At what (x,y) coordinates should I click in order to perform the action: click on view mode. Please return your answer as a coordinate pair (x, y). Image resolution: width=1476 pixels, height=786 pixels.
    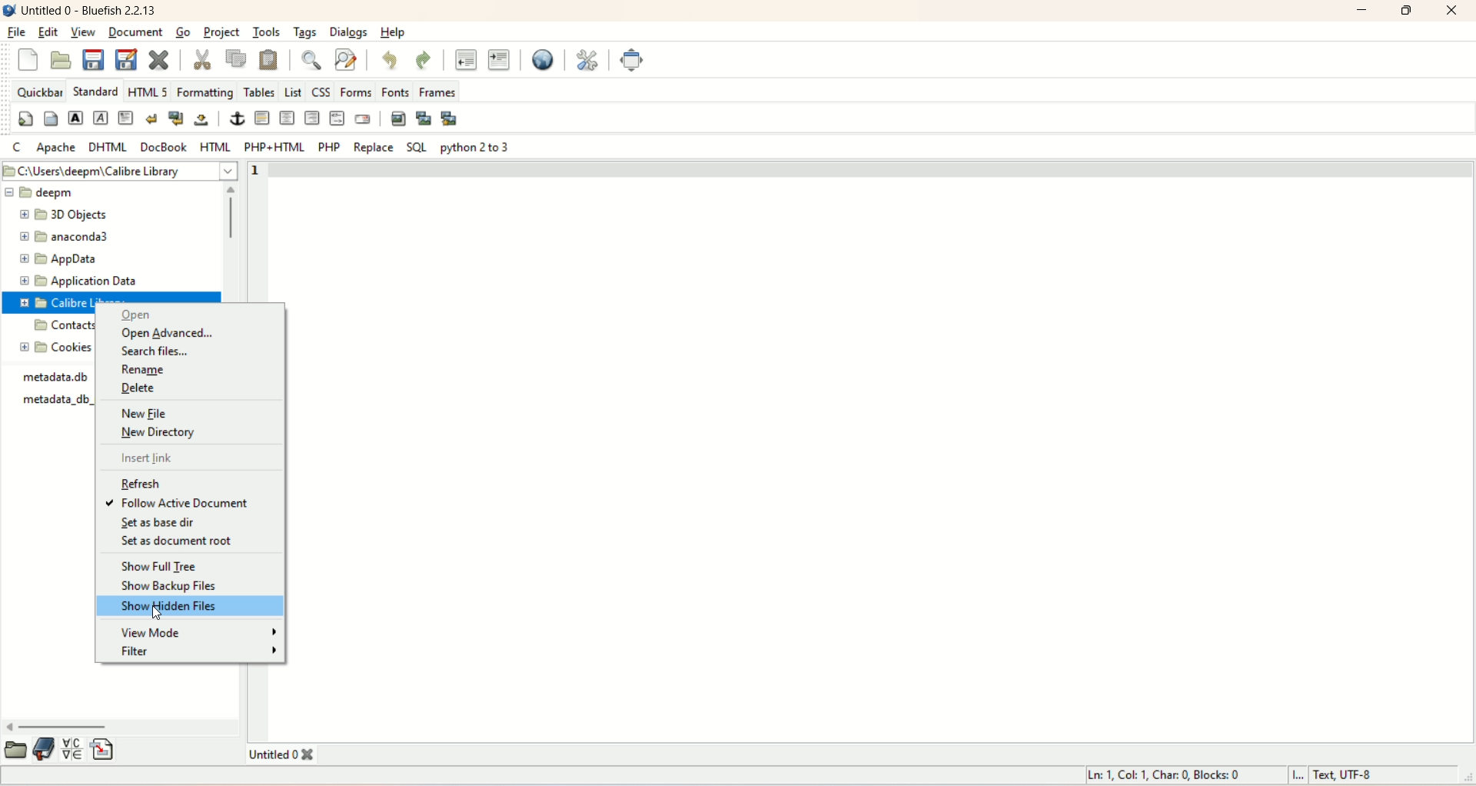
    Looking at the image, I should click on (193, 632).